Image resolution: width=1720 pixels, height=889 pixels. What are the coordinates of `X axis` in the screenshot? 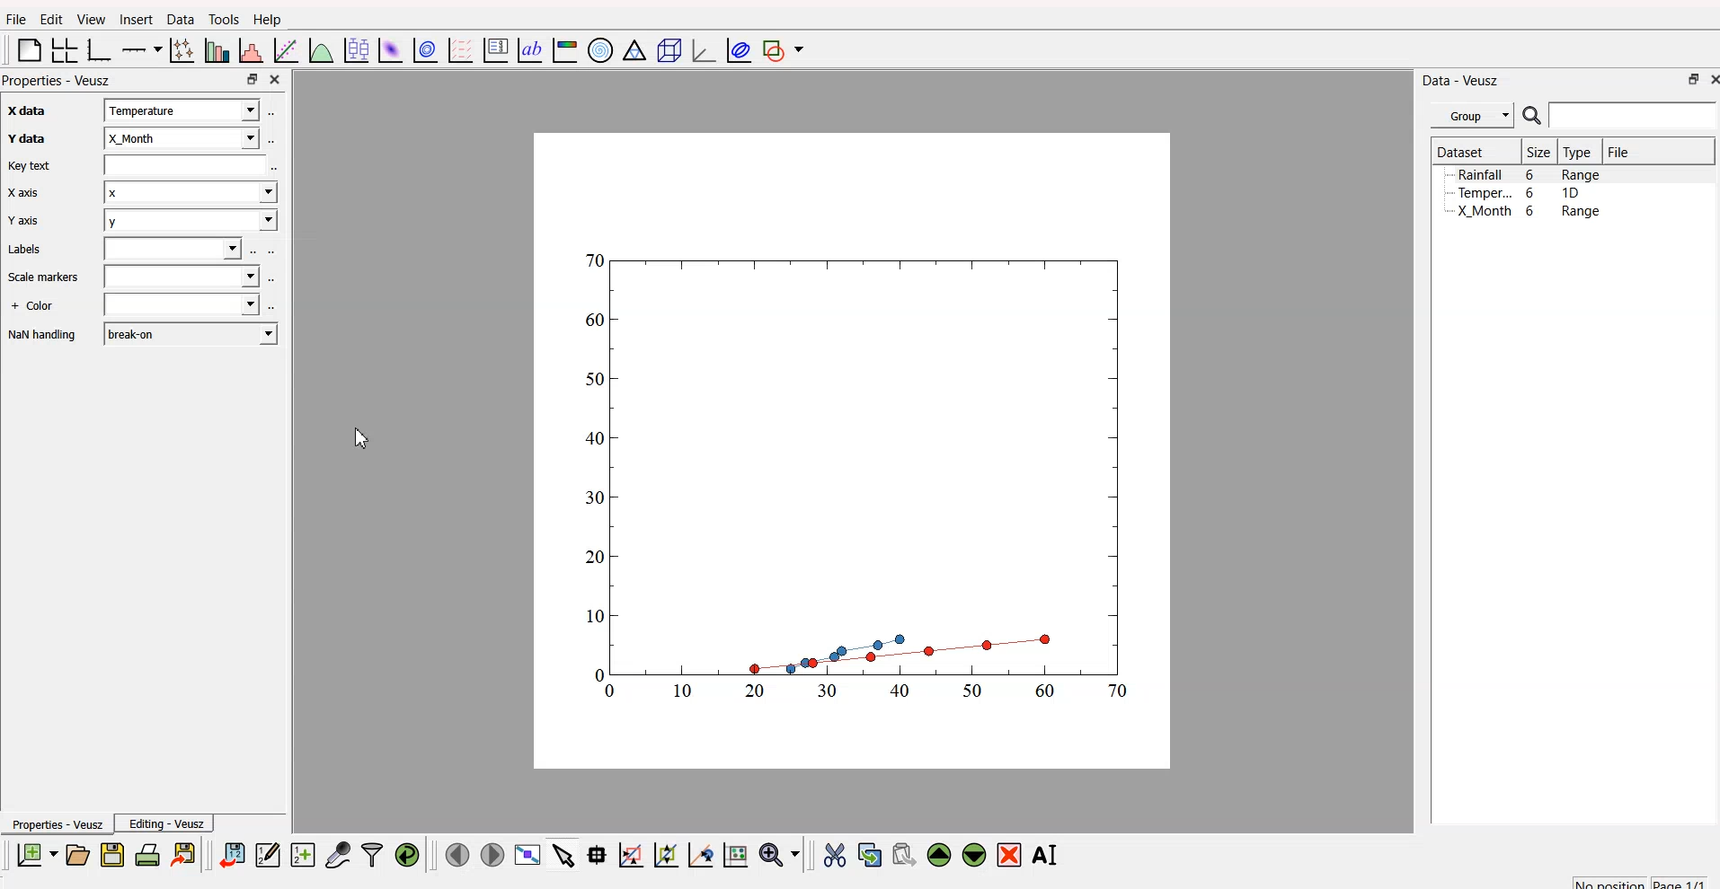 It's located at (25, 193).